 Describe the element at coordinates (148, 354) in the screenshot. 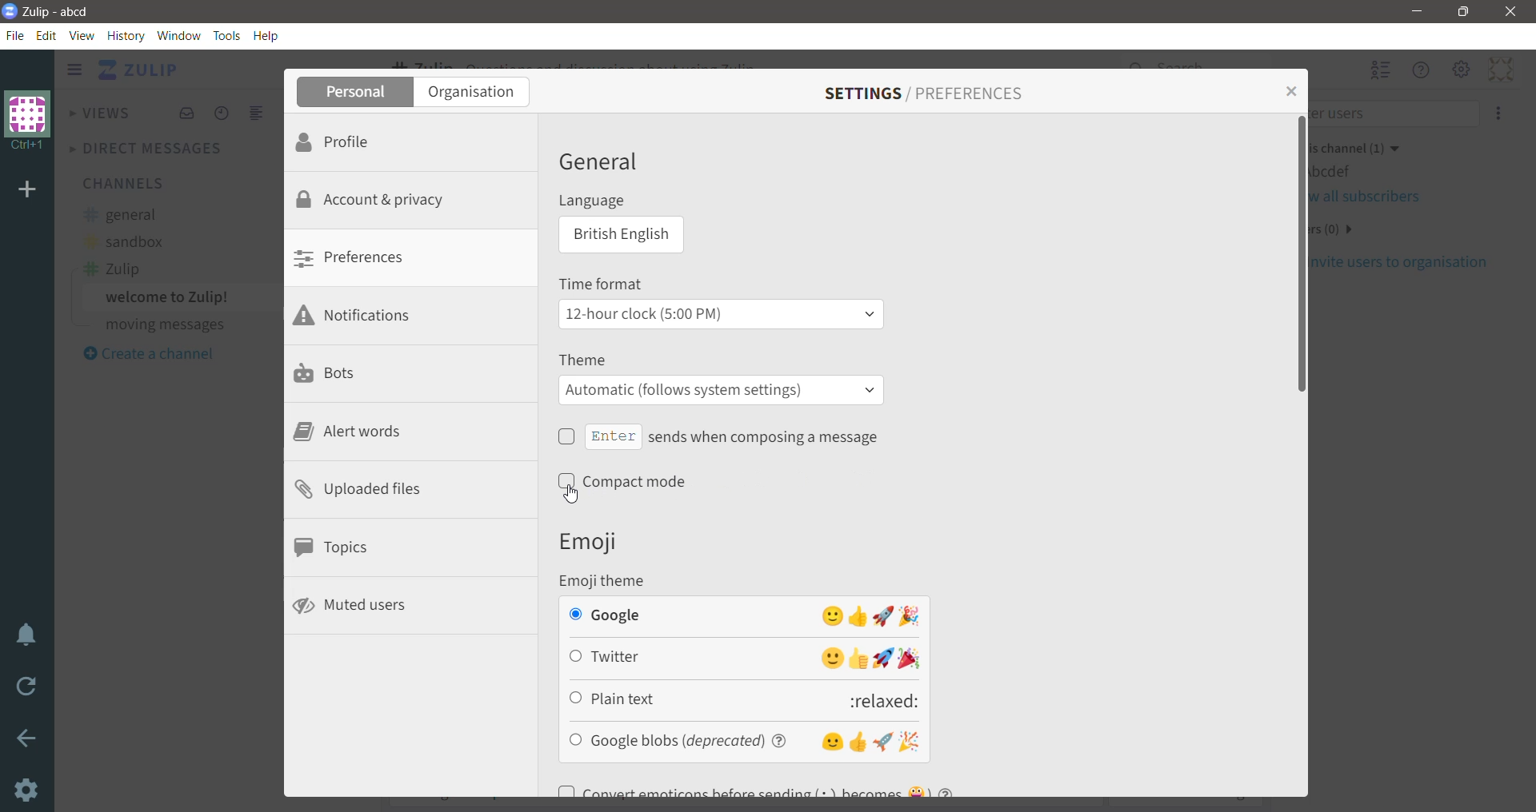

I see `Create a channel` at that location.